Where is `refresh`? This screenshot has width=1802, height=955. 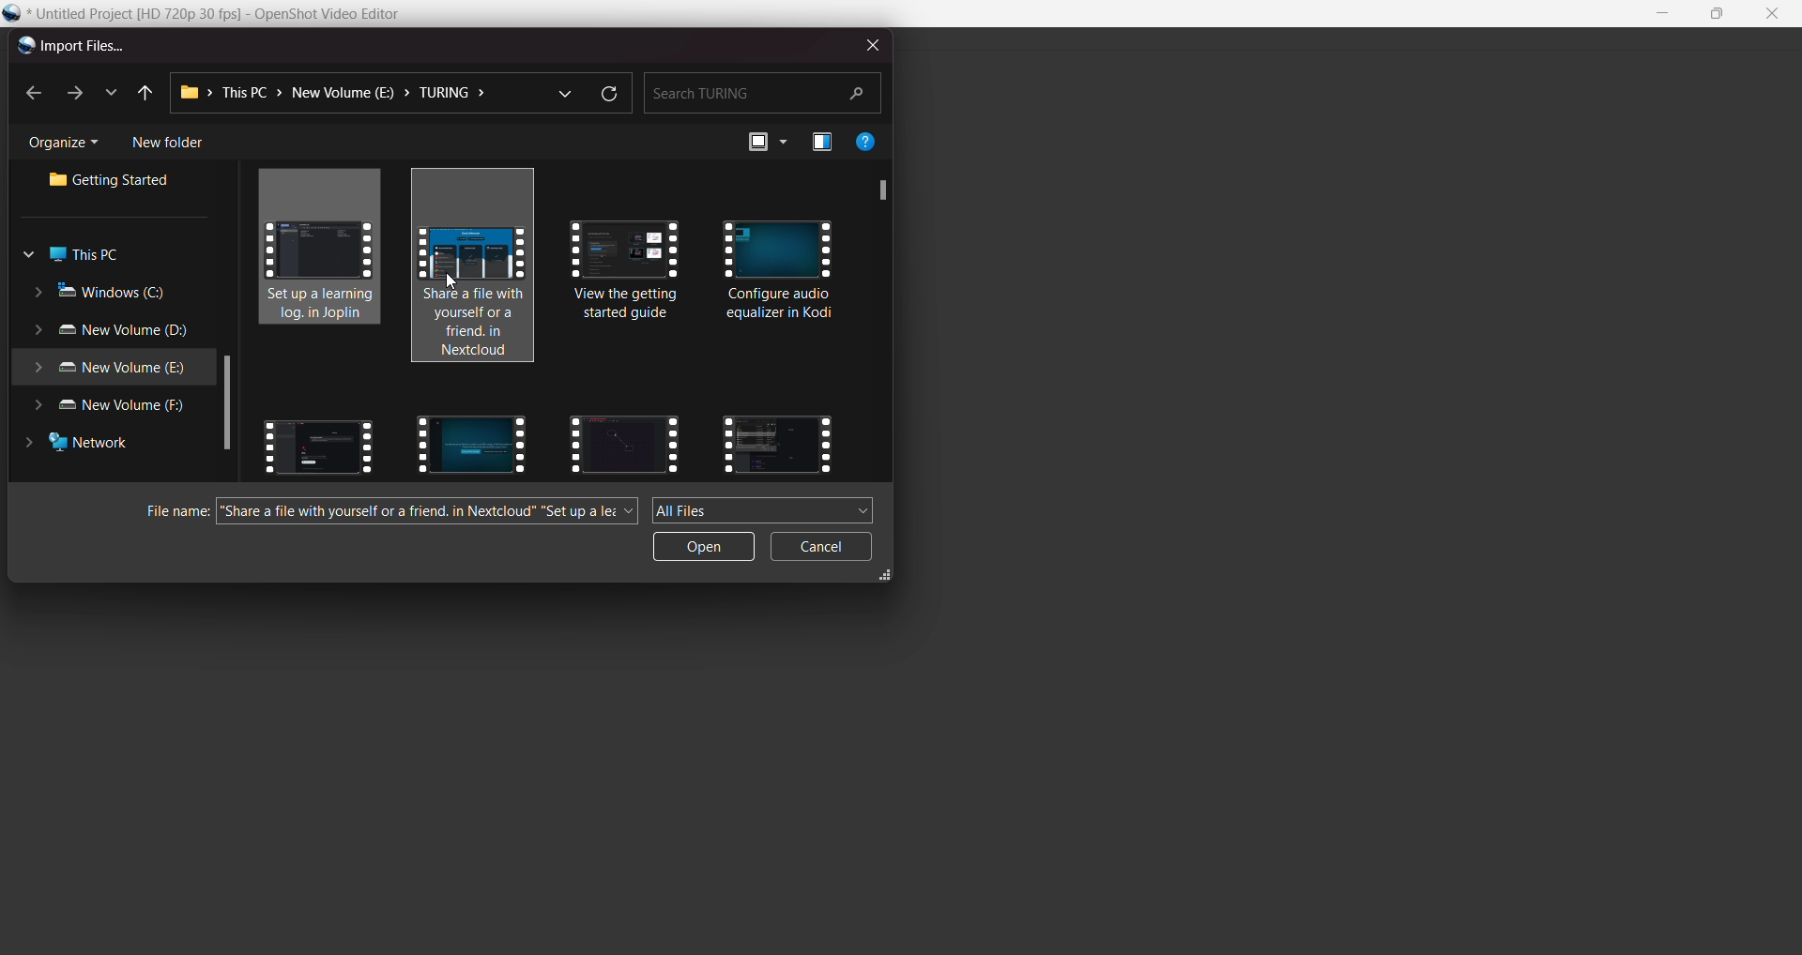
refresh is located at coordinates (607, 95).